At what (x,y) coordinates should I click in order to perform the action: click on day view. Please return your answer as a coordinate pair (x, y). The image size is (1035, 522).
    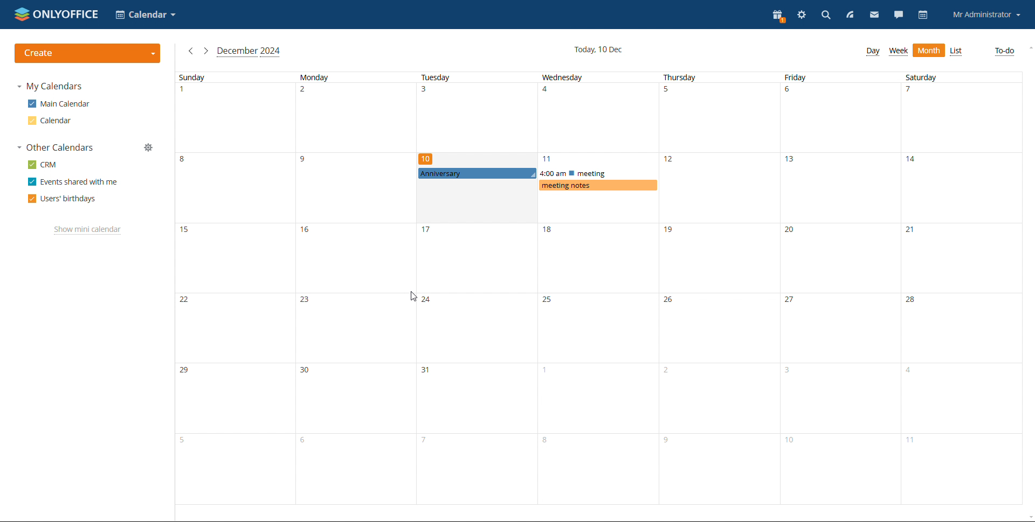
    Looking at the image, I should click on (873, 51).